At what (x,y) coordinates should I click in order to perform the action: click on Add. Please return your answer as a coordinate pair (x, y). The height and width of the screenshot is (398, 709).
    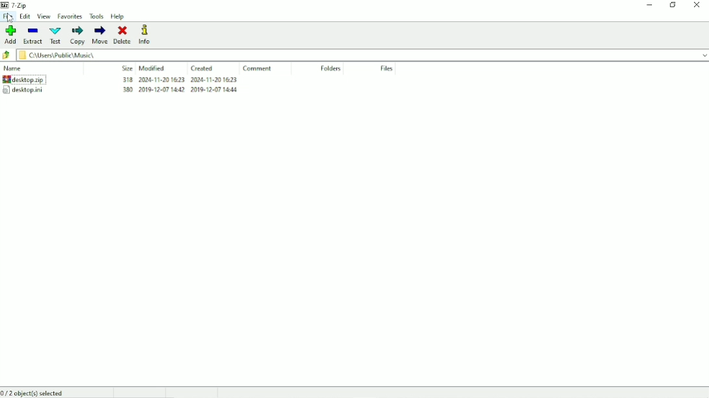
    Looking at the image, I should click on (10, 35).